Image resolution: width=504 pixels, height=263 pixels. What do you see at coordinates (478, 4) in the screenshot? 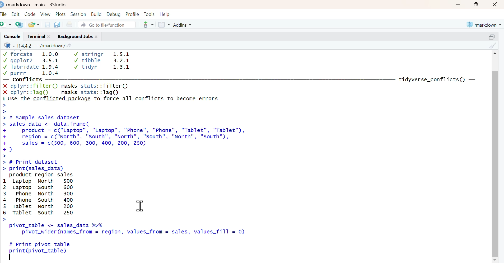
I see `maximize` at bounding box center [478, 4].